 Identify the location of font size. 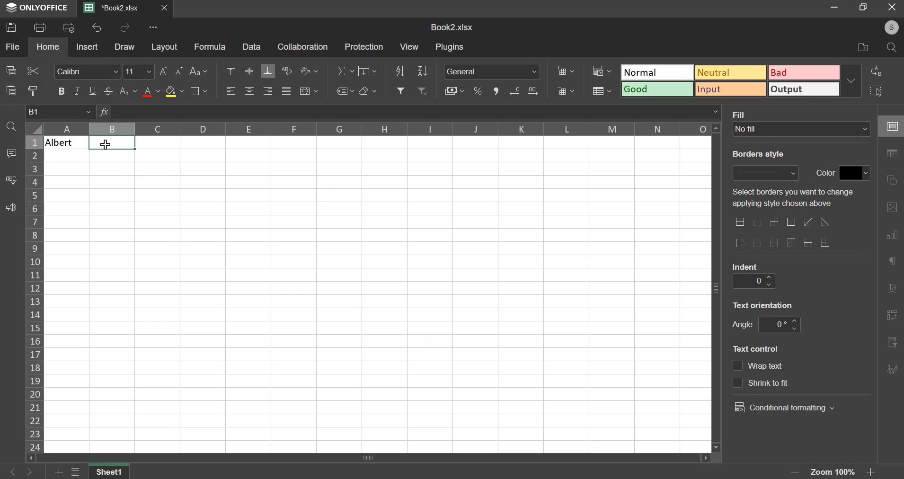
(140, 71).